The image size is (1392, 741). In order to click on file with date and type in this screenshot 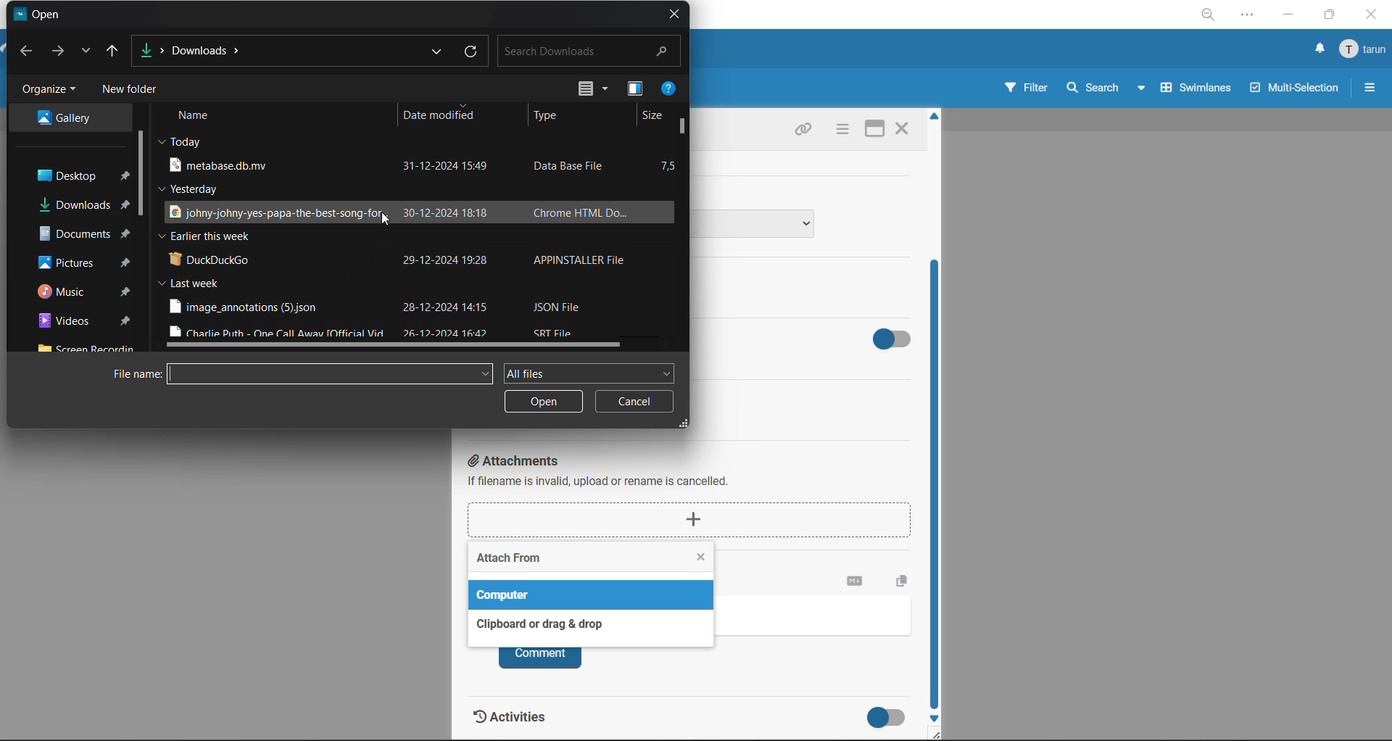, I will do `click(394, 165)`.